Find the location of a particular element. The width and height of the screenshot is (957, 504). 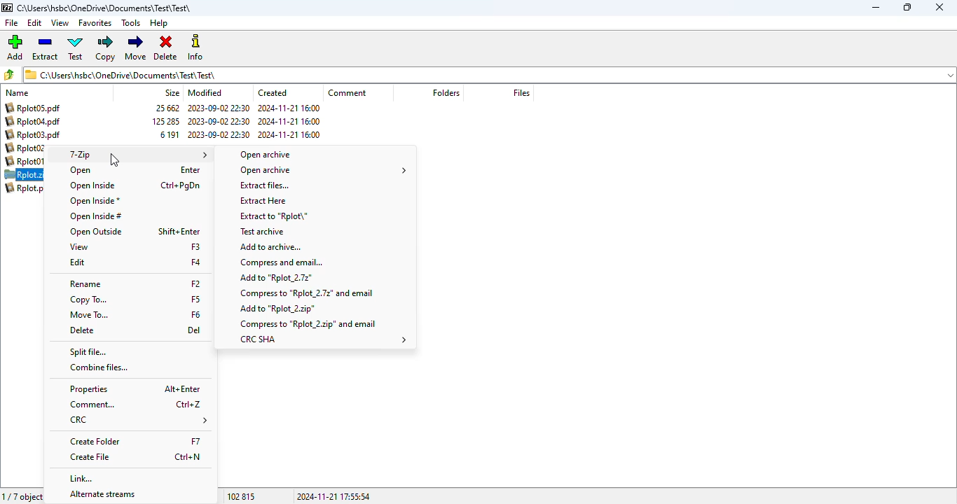

Rplot03.pdf is located at coordinates (35, 134).